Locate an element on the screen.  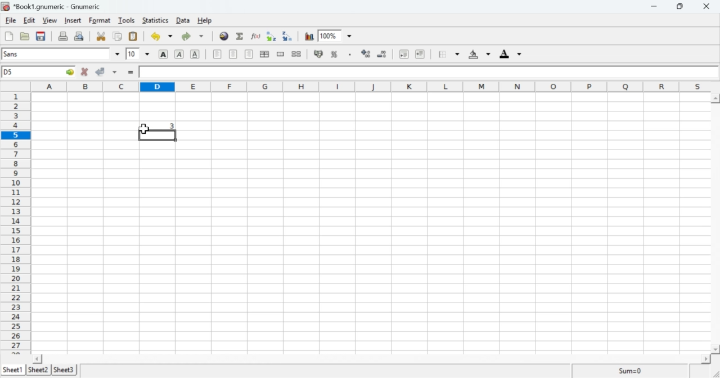
Format is located at coordinates (99, 21).